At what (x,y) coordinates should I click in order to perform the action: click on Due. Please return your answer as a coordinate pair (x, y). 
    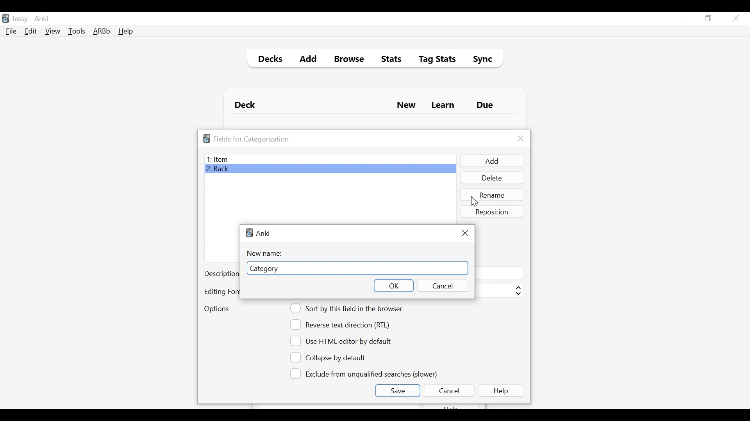
    Looking at the image, I should click on (486, 105).